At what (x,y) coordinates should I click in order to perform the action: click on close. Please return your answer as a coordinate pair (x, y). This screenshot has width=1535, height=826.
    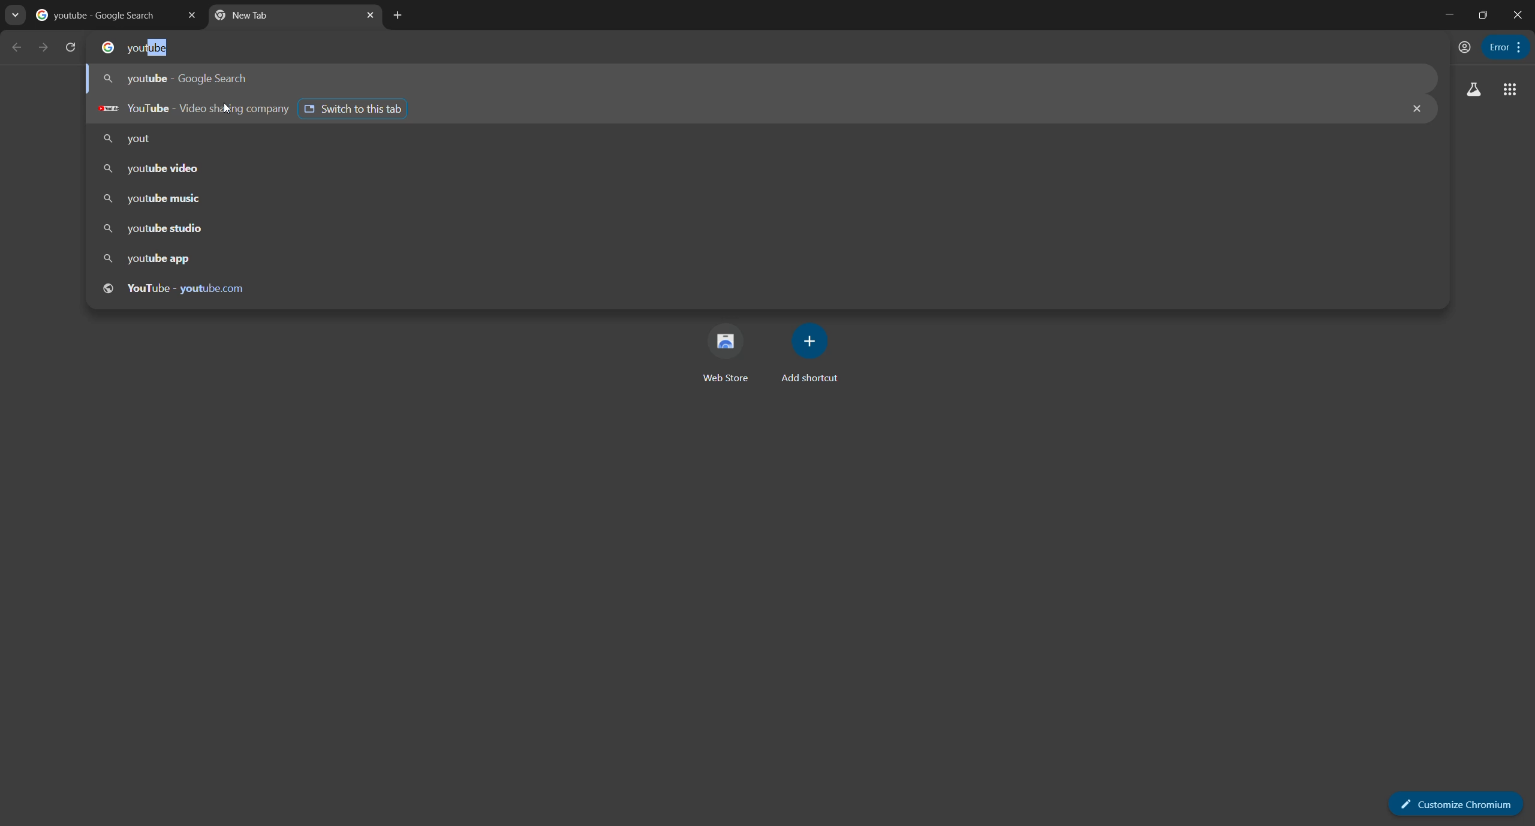
    Looking at the image, I should click on (1414, 110).